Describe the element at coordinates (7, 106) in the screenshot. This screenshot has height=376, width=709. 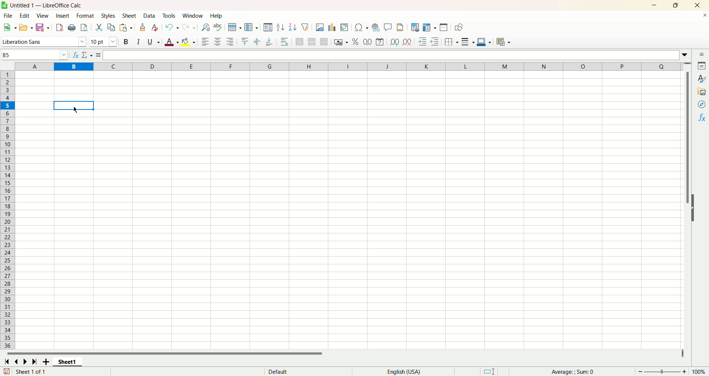
I see `row selected` at that location.